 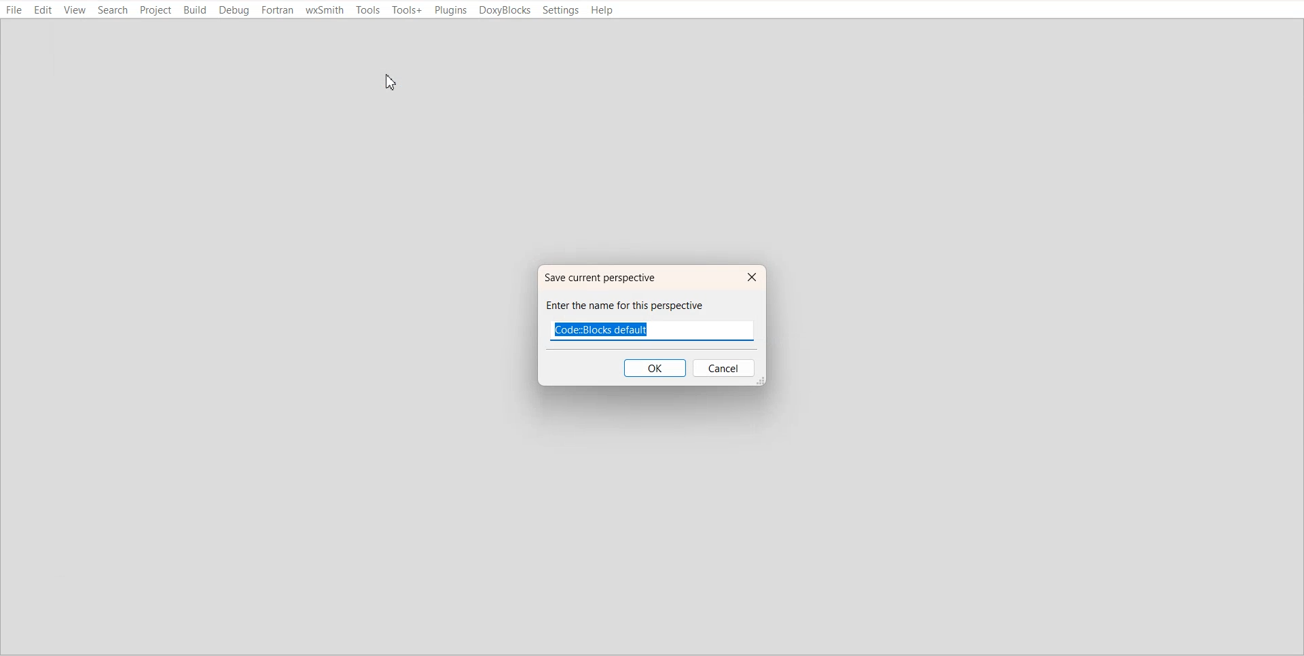 I want to click on File, so click(x=15, y=10).